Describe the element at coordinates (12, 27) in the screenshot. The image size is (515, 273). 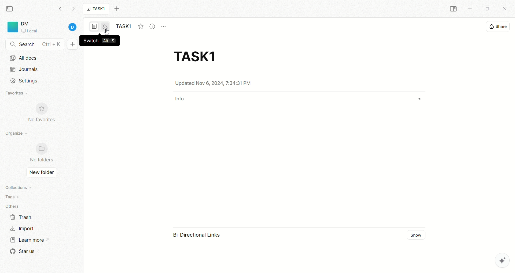
I see `logo` at that location.